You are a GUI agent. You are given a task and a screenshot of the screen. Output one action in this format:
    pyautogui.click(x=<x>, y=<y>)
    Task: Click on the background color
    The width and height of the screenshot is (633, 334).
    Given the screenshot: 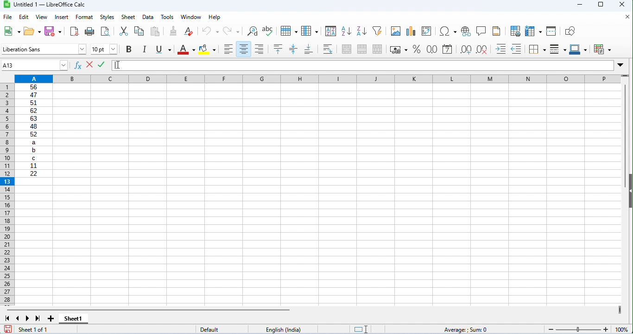 What is the action you would take?
    pyautogui.click(x=208, y=49)
    